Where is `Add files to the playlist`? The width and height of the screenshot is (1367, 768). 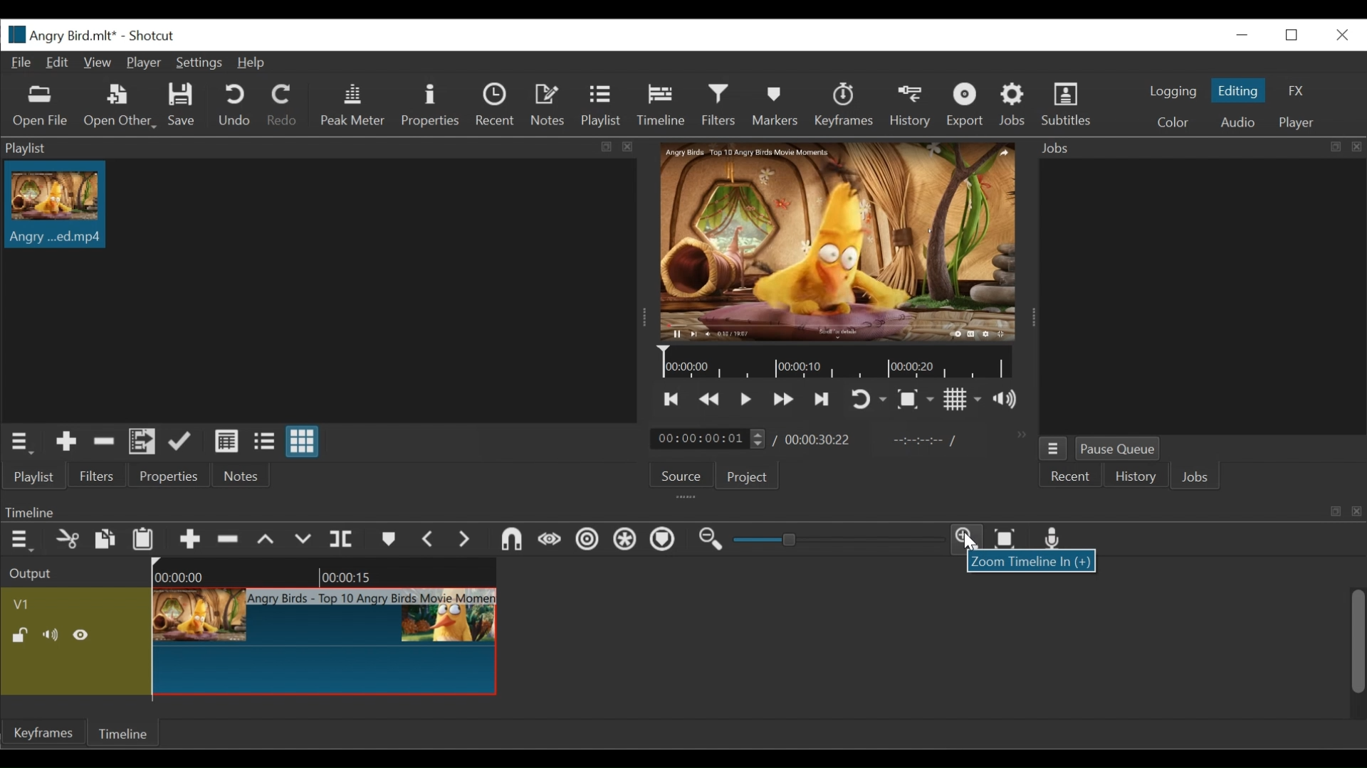 Add files to the playlist is located at coordinates (143, 443).